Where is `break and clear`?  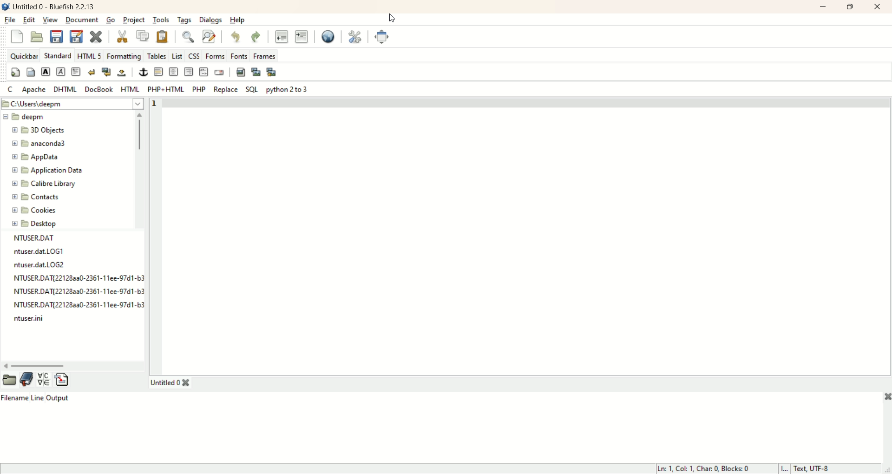
break and clear is located at coordinates (106, 72).